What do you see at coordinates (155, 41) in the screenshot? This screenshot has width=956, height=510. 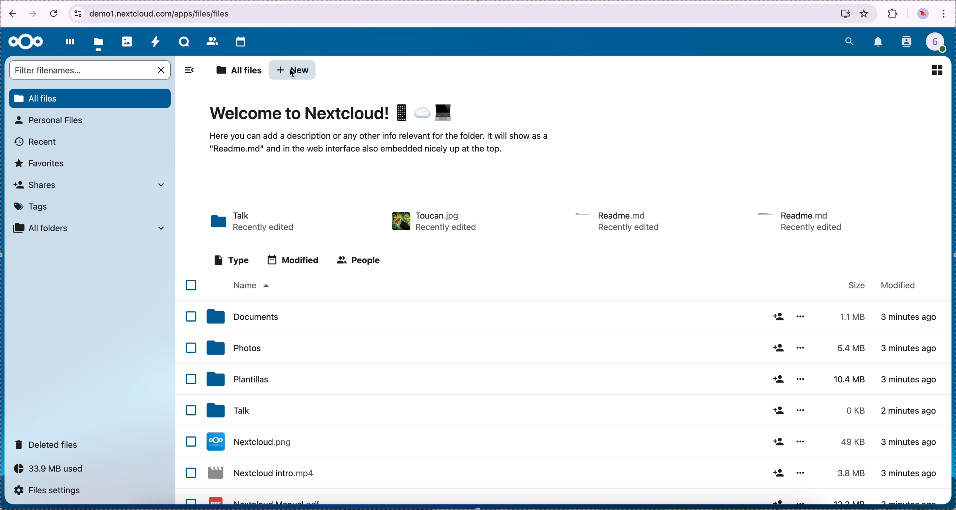 I see `activity` at bounding box center [155, 41].